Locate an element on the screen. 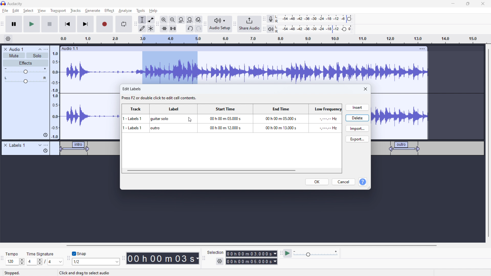 This screenshot has width=491, height=276. zoom in is located at coordinates (164, 20).